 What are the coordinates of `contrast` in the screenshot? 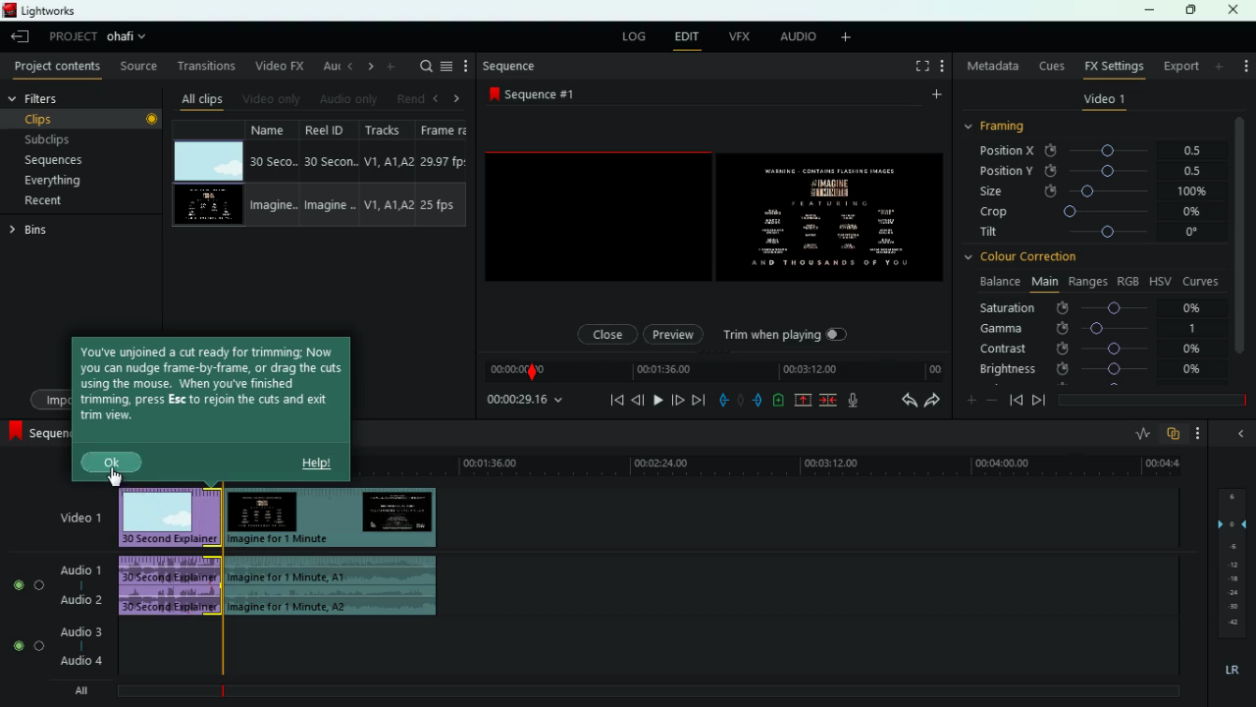 It's located at (1092, 348).